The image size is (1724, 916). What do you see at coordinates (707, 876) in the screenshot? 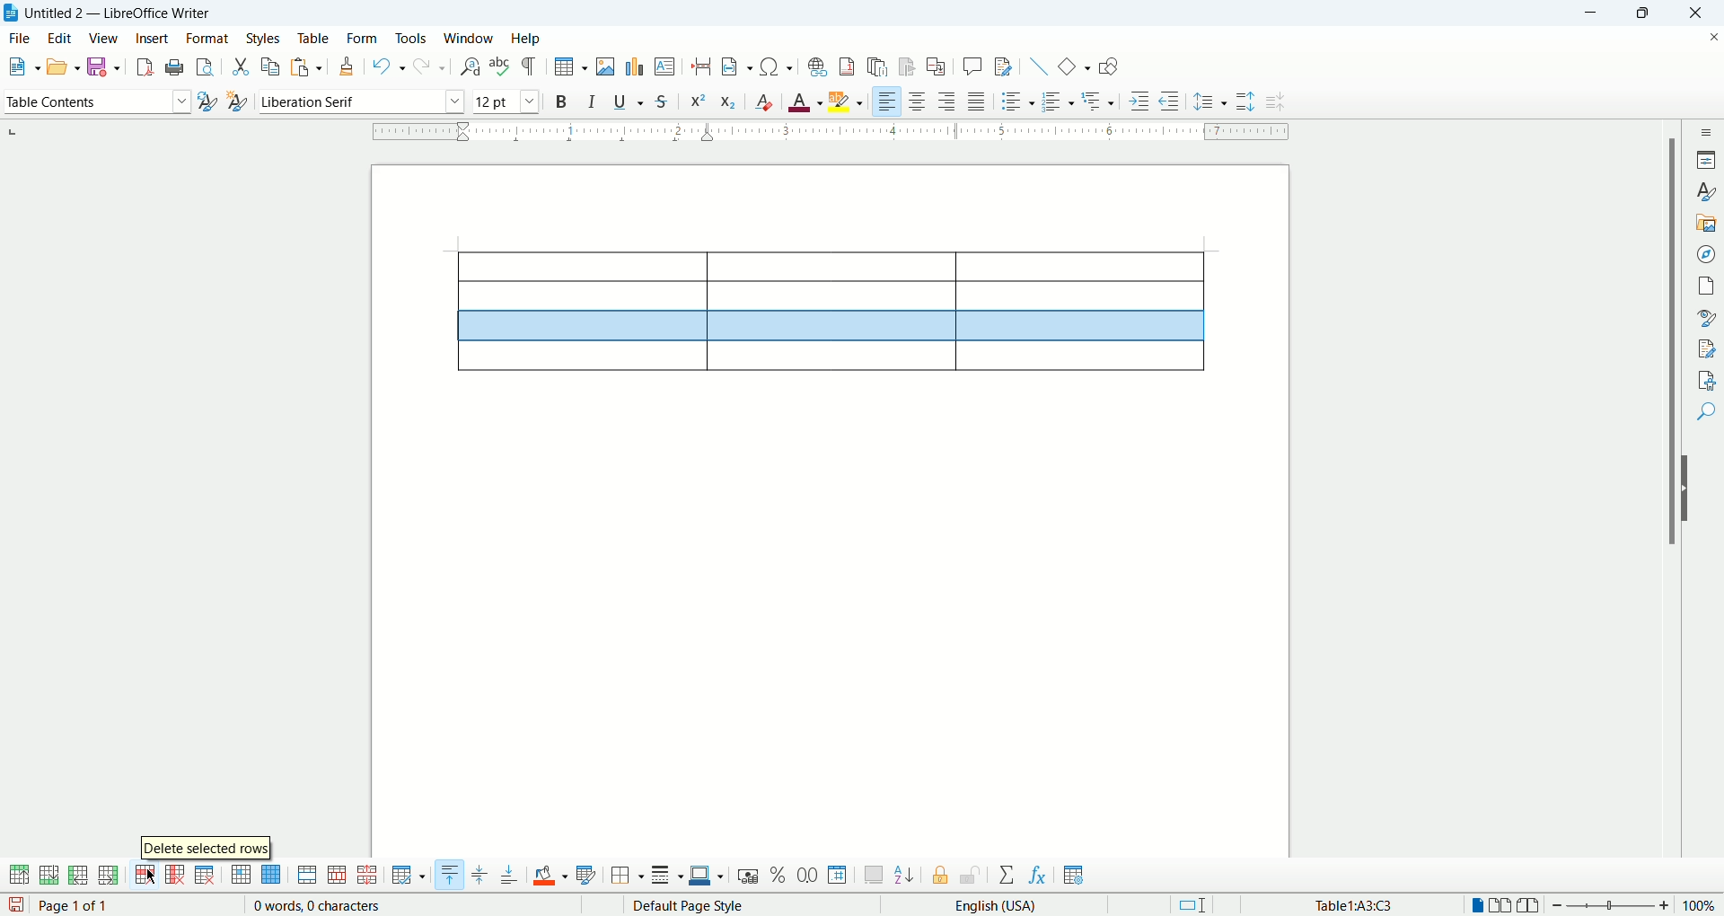
I see `border color` at bounding box center [707, 876].